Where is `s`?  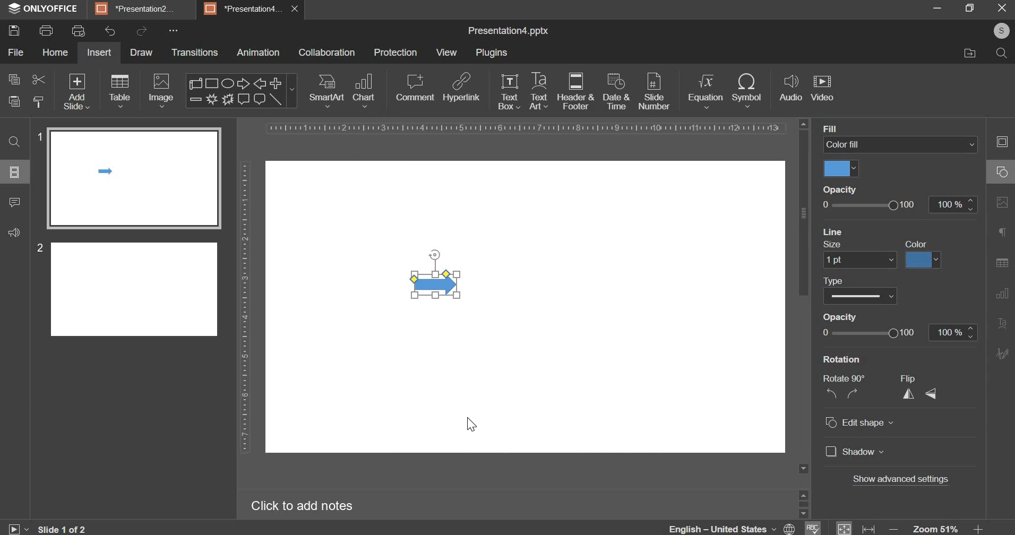
s is located at coordinates (1003, 31).